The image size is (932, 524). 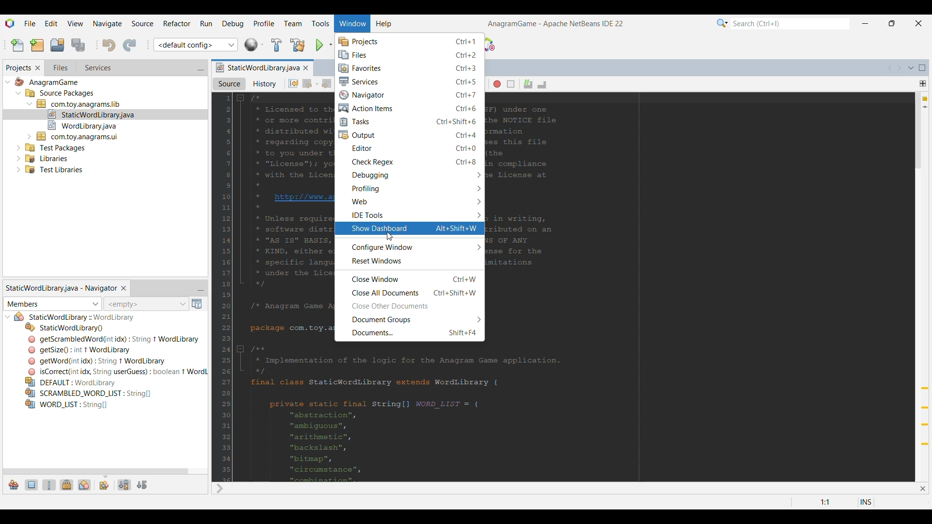 I want to click on Current tab highlighted, so click(x=256, y=67).